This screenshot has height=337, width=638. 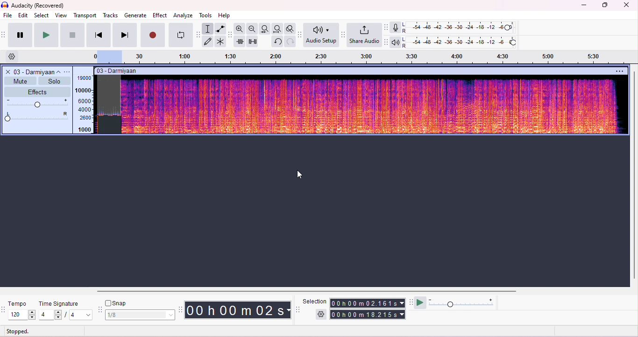 What do you see at coordinates (43, 16) in the screenshot?
I see `select` at bounding box center [43, 16].